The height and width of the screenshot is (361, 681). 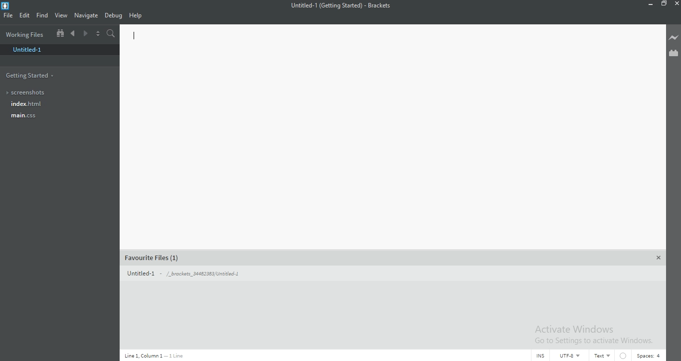 What do you see at coordinates (664, 5) in the screenshot?
I see `Restore` at bounding box center [664, 5].